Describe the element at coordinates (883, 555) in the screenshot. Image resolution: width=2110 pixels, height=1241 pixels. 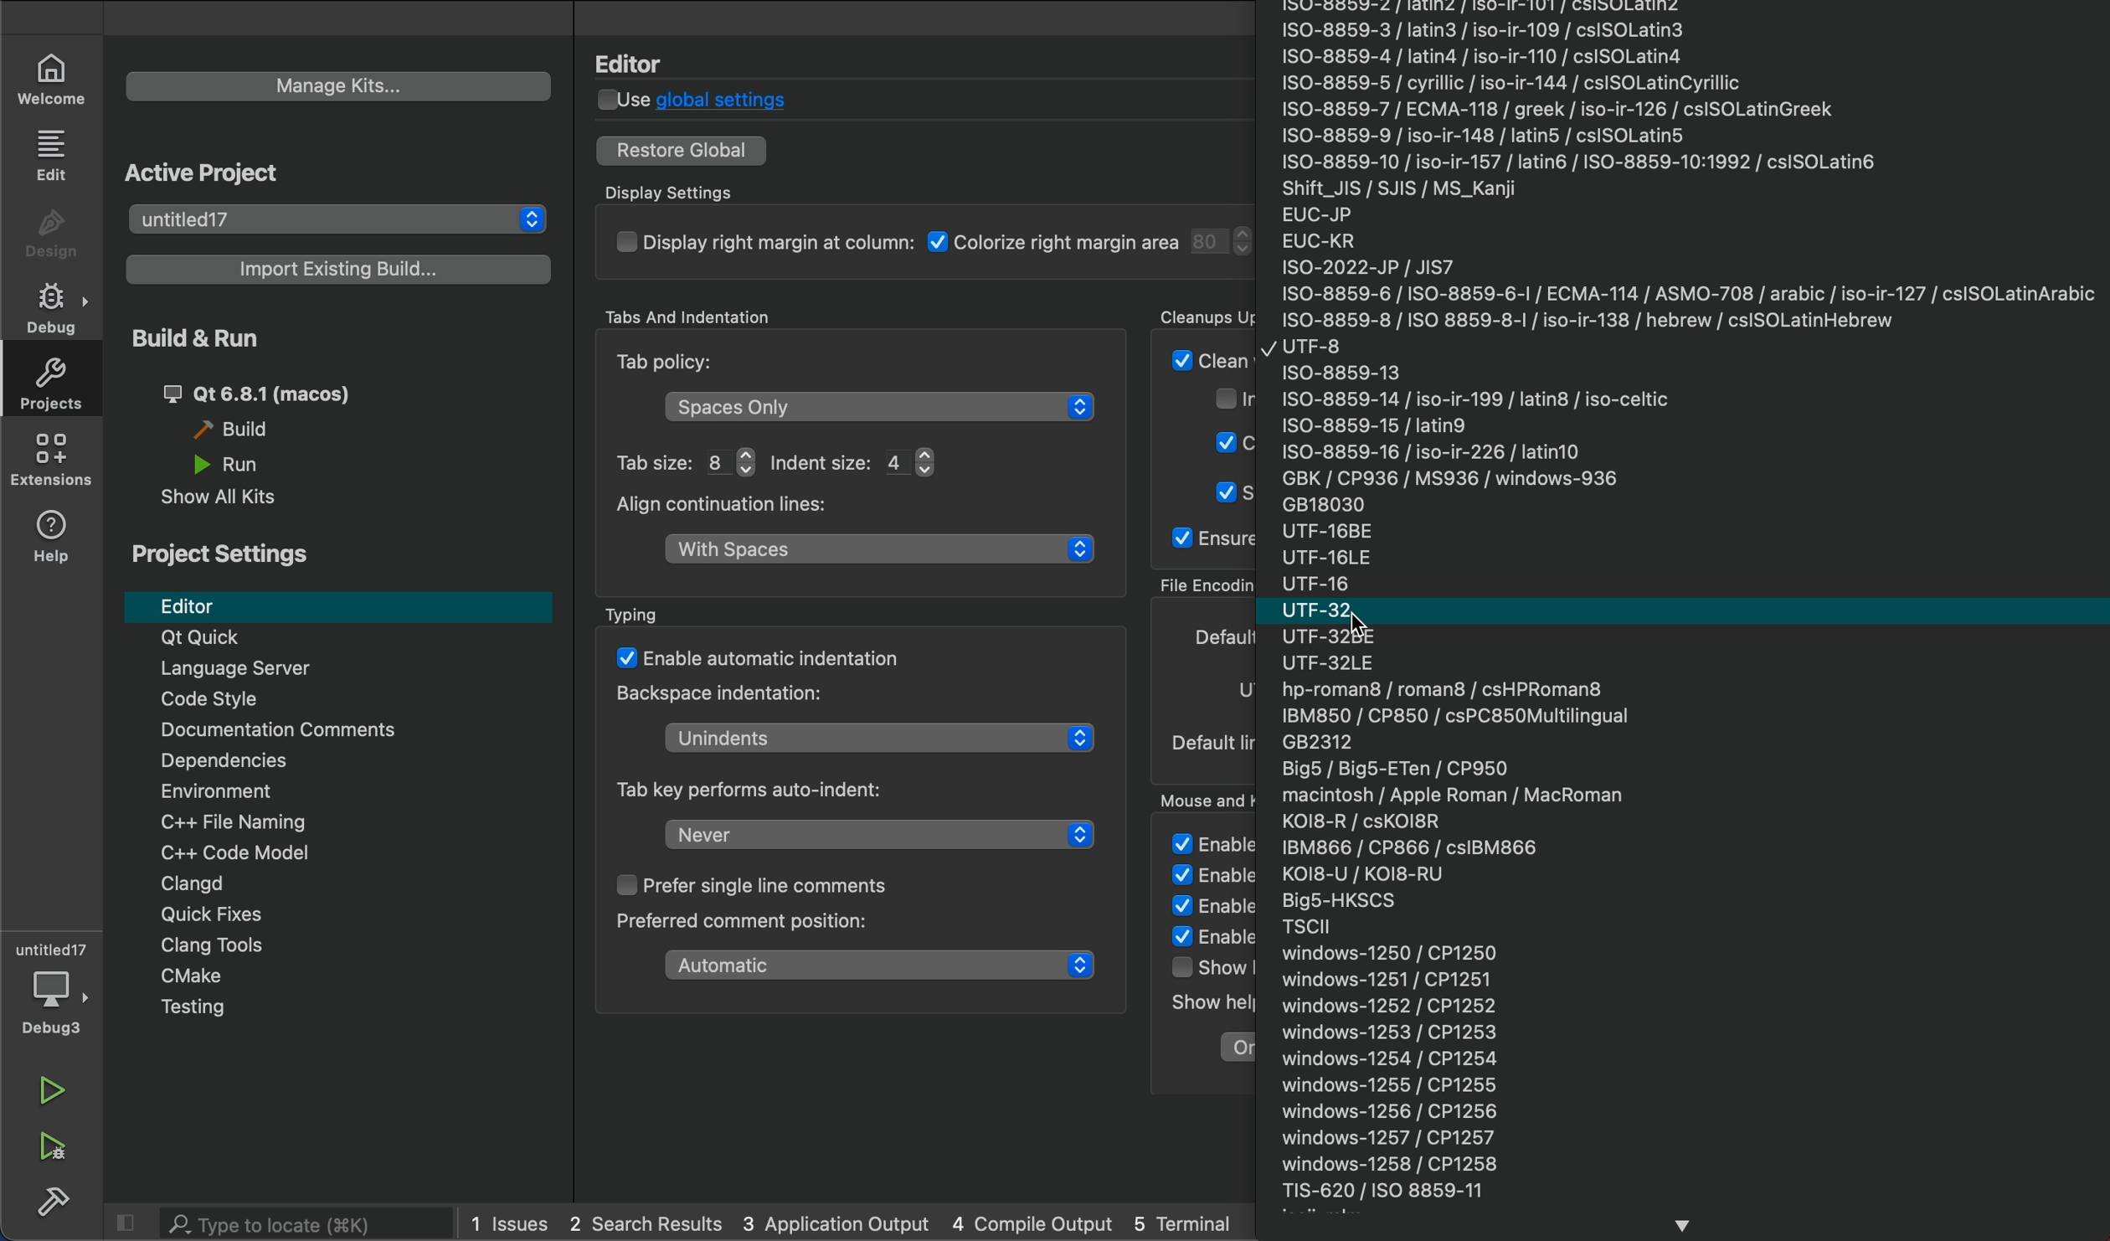
I see `align` at that location.